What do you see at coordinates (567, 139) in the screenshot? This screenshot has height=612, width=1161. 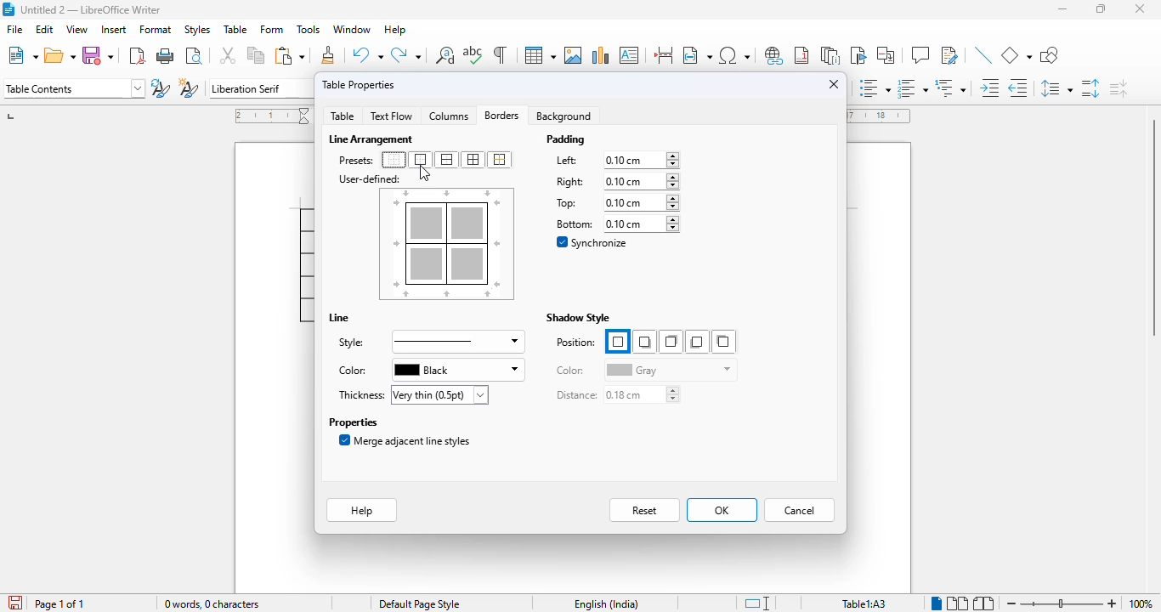 I see `padding` at bounding box center [567, 139].